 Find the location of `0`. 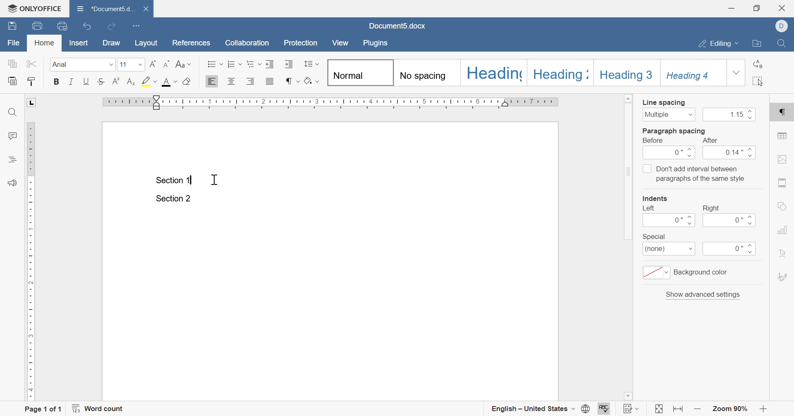

0 is located at coordinates (730, 249).